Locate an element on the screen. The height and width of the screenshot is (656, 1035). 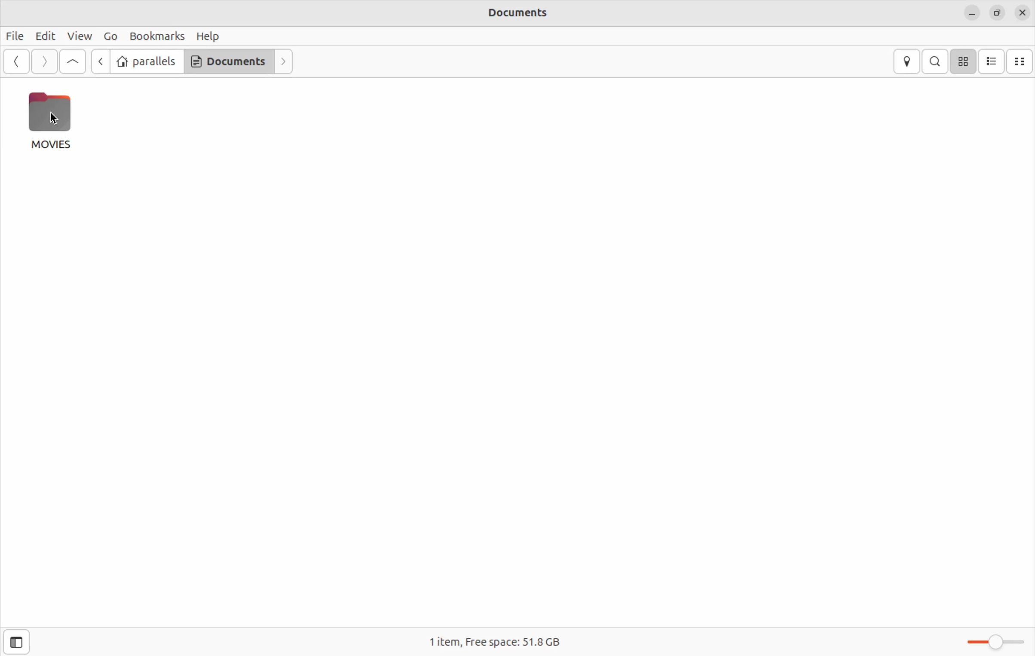
list view is located at coordinates (992, 60).